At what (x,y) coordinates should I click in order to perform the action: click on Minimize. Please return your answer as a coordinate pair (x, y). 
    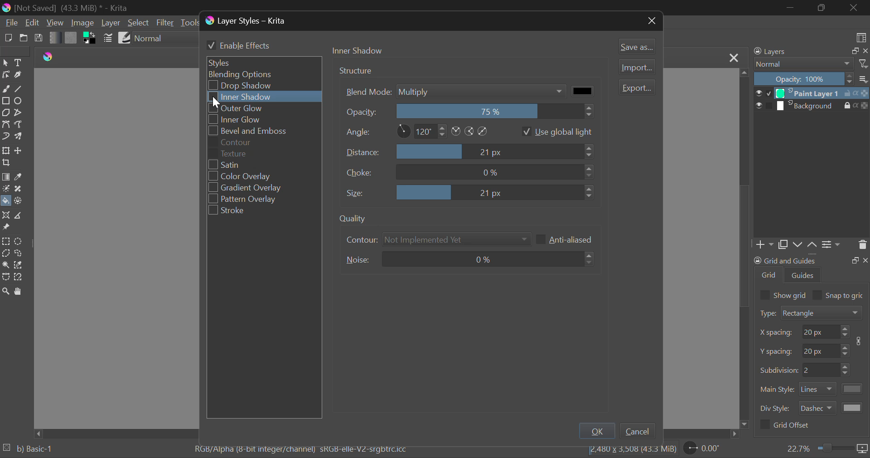
    Looking at the image, I should click on (823, 8).